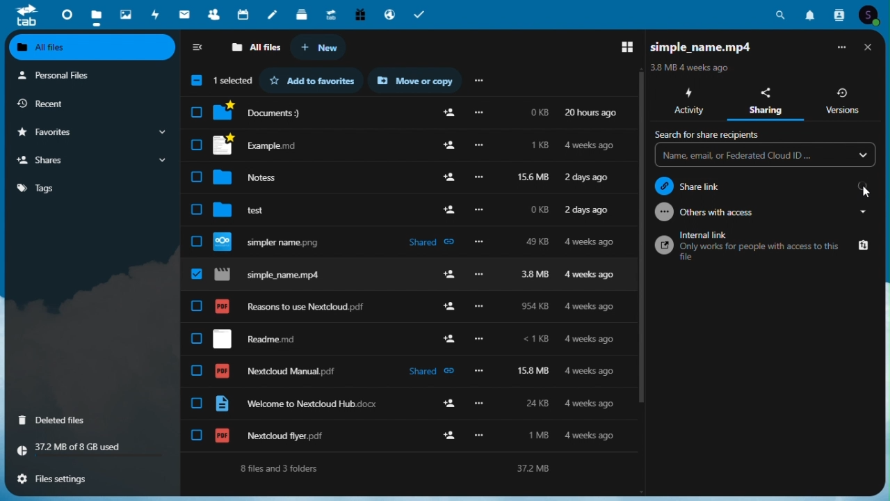 This screenshot has height=501, width=890. I want to click on Sharing, so click(766, 104).